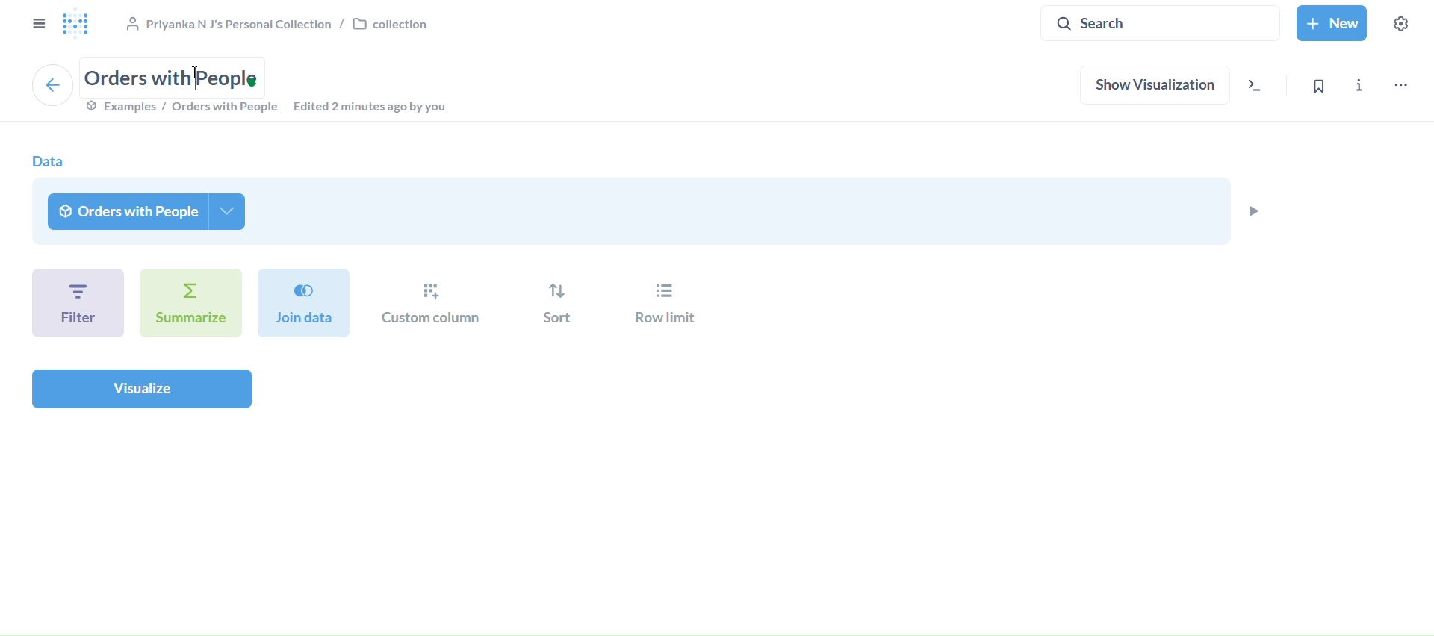 This screenshot has width=1434, height=636. Describe the element at coordinates (376, 107) in the screenshot. I see `edited 2 minutes ago` at that location.